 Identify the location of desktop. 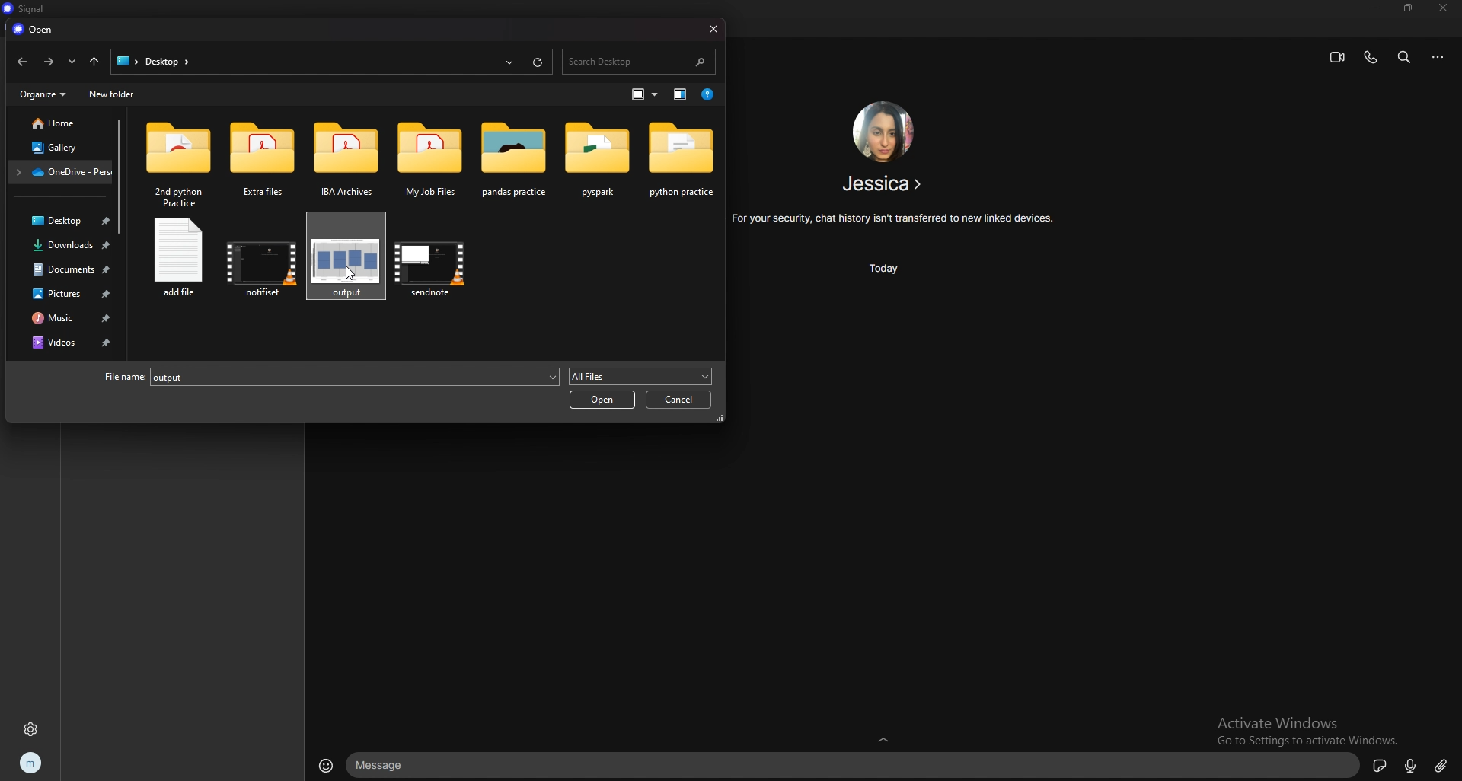
(62, 222).